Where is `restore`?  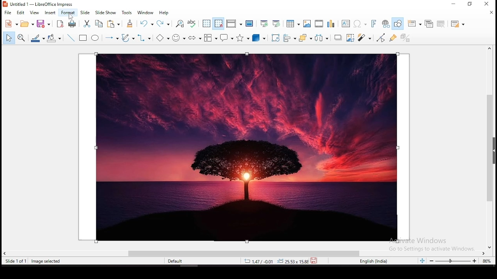
restore is located at coordinates (471, 5).